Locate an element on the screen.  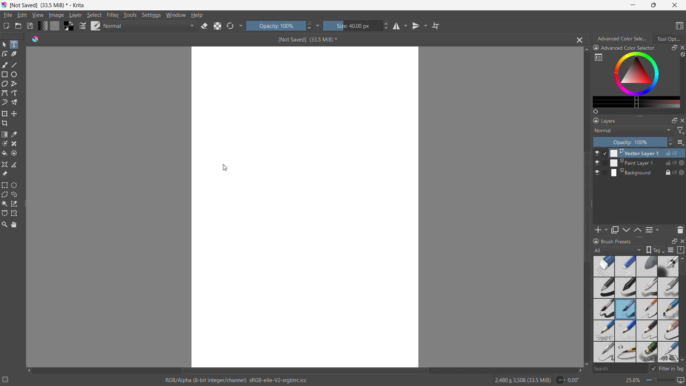
line tool is located at coordinates (15, 65).